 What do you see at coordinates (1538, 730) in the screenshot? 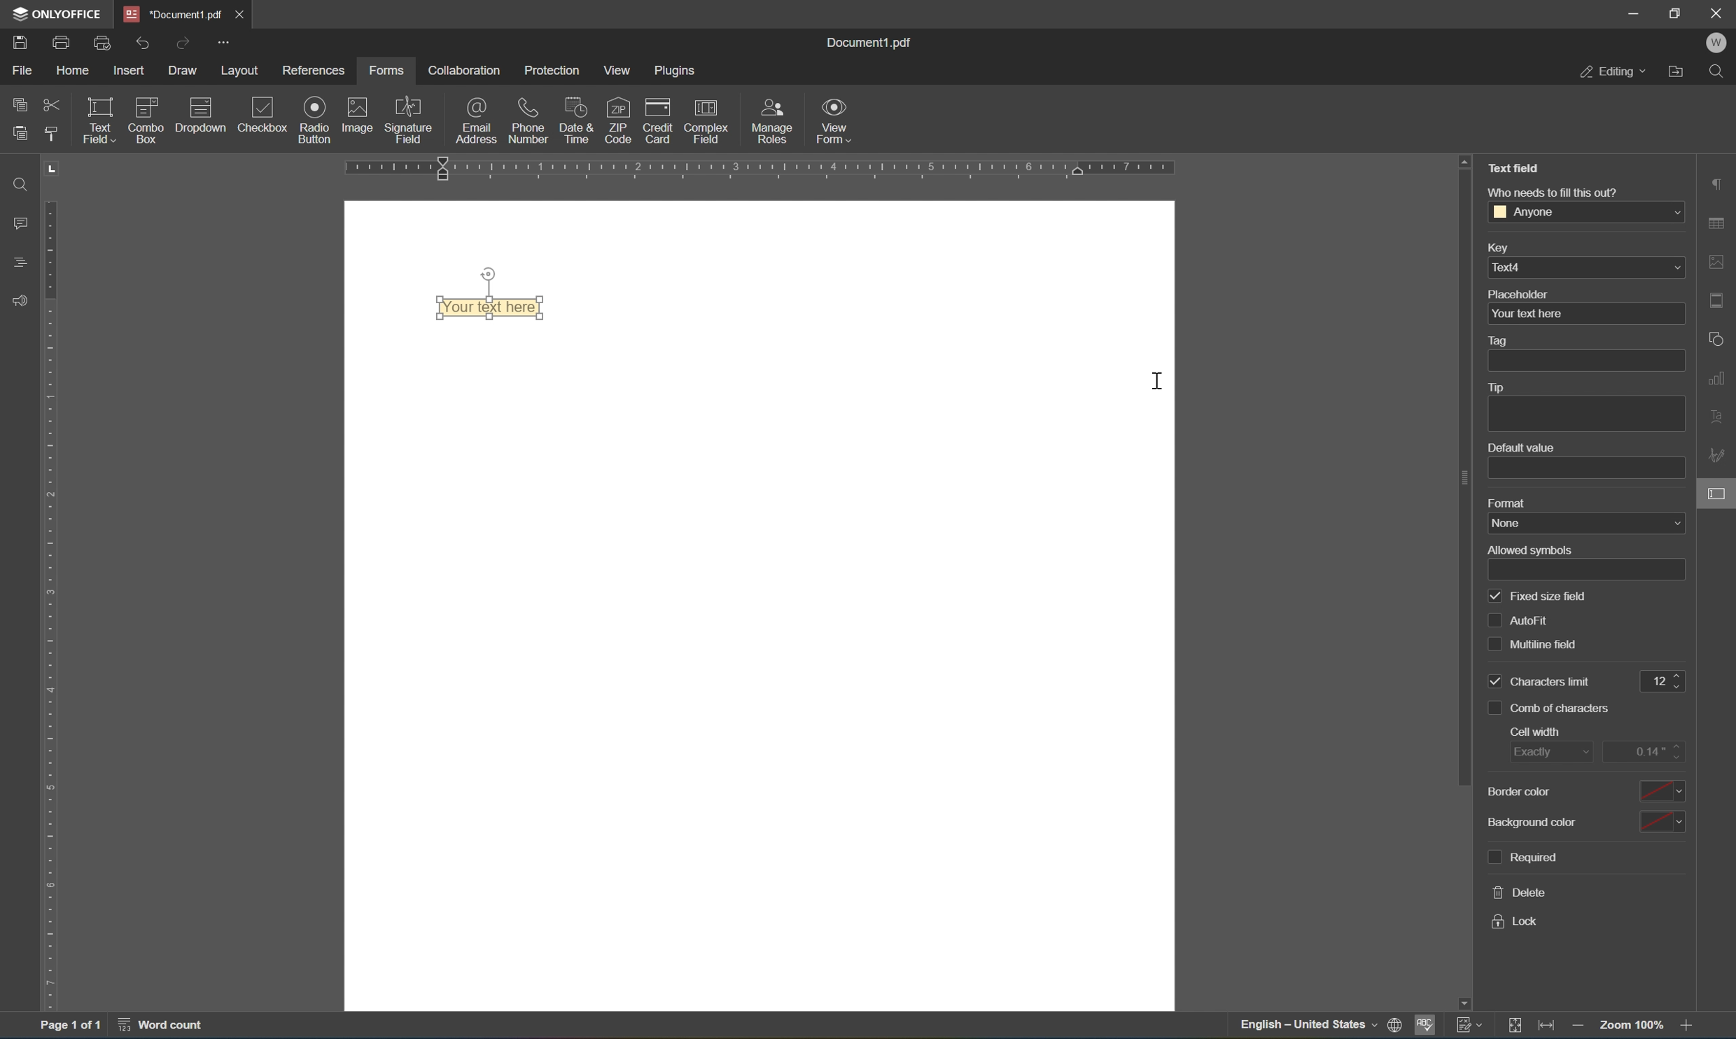
I see `cell width` at bounding box center [1538, 730].